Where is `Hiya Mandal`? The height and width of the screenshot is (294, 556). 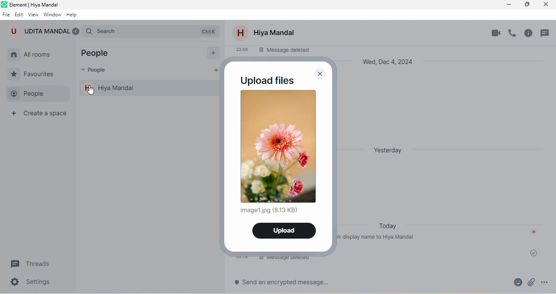 Hiya Mandal is located at coordinates (274, 33).